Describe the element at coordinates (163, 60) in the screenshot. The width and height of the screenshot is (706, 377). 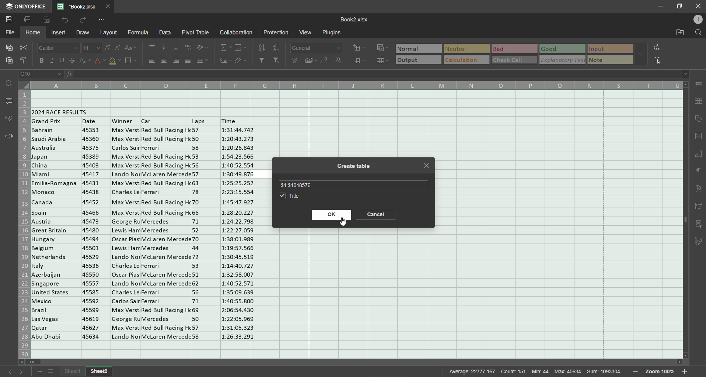
I see `align center` at that location.